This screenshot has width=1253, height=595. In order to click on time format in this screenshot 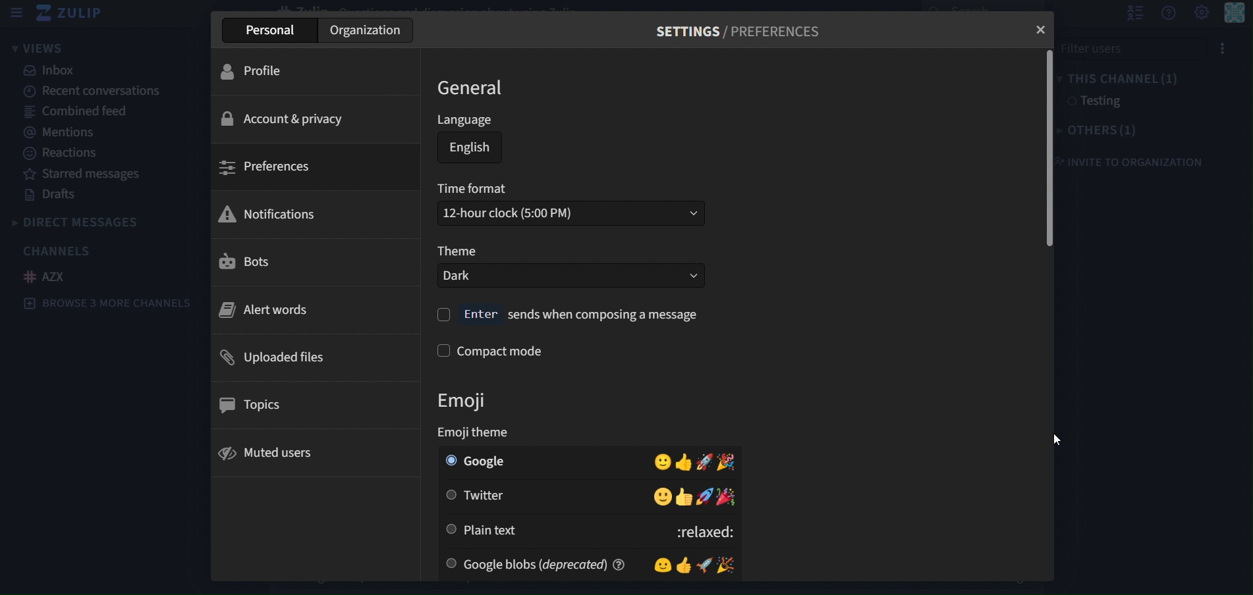, I will do `click(503, 186)`.